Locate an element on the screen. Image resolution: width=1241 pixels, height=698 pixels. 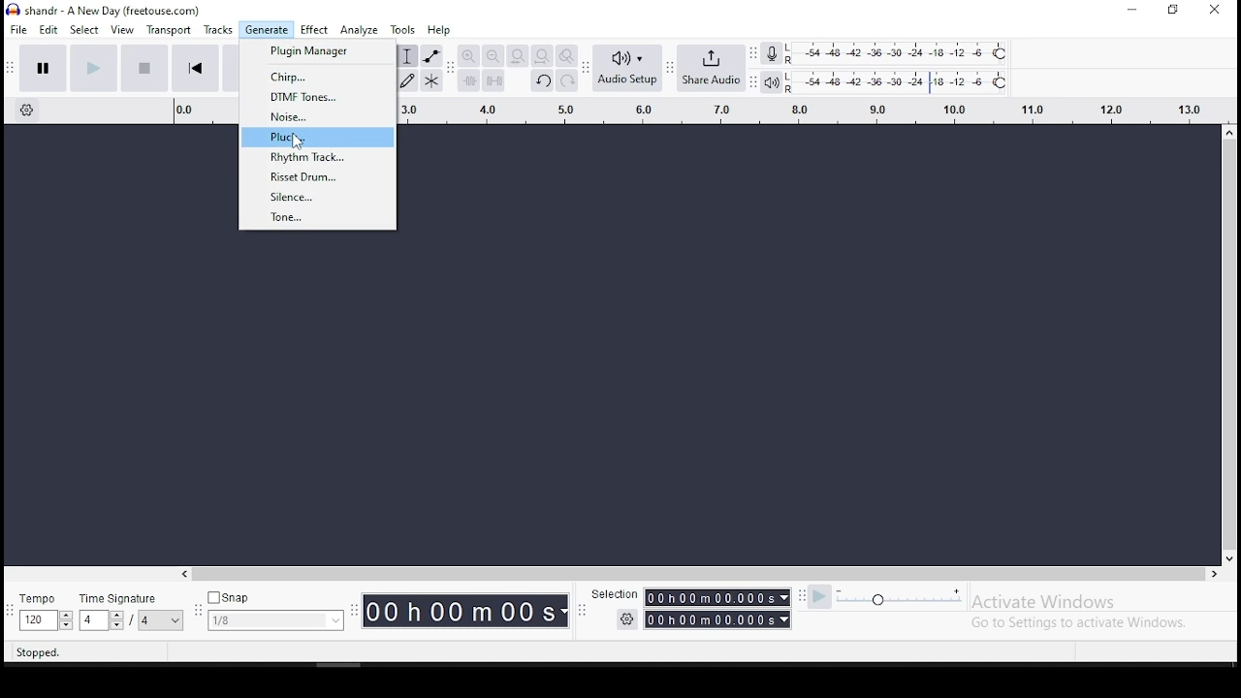
tracks is located at coordinates (217, 30).